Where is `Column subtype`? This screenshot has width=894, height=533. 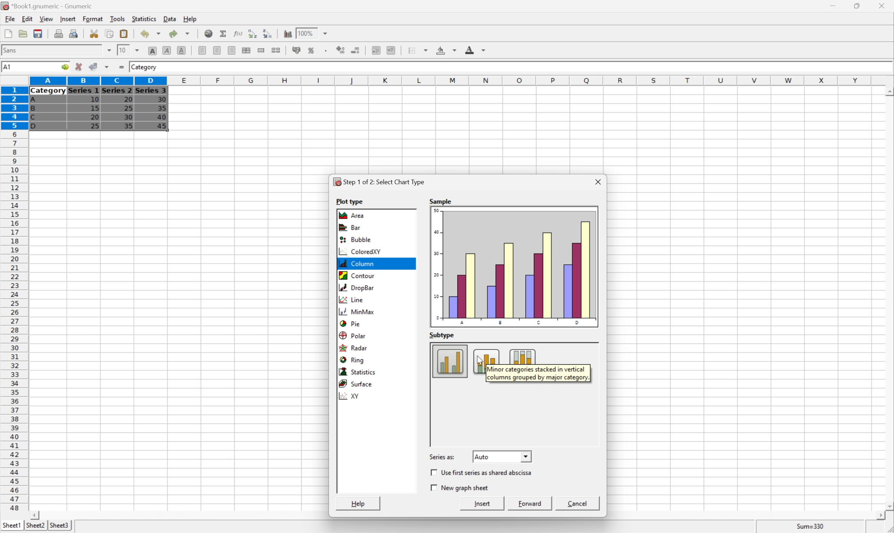
Column subtype is located at coordinates (486, 357).